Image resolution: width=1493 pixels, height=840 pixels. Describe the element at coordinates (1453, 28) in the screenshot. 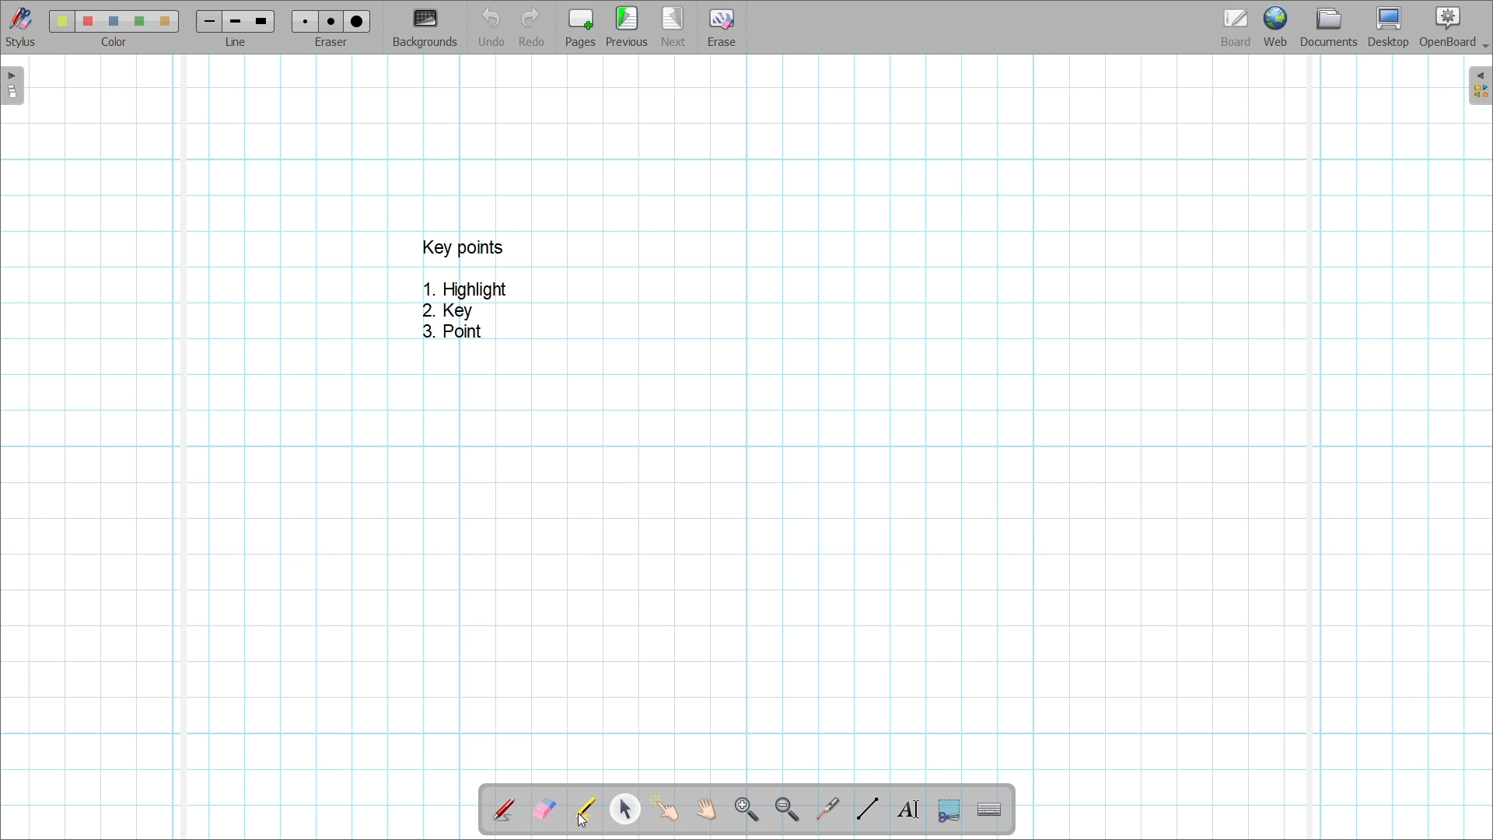

I see `OpenBoard` at that location.